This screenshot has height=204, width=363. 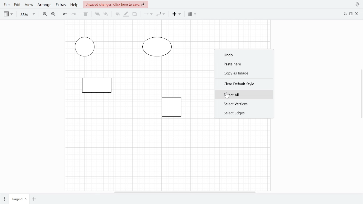 I want to click on Zoom out, so click(x=53, y=15).